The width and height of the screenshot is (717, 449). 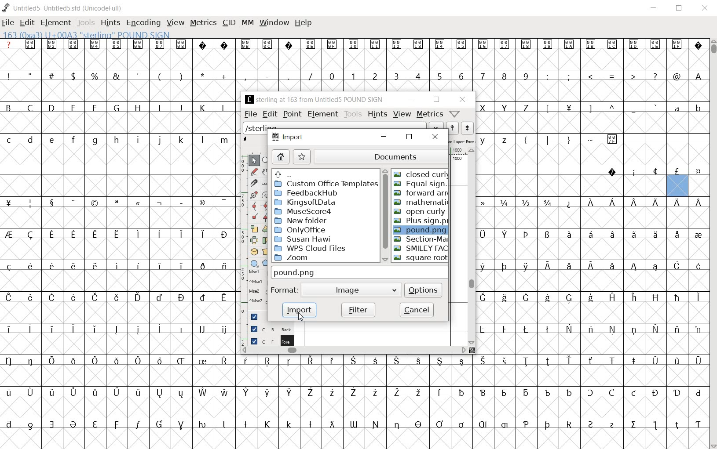 What do you see at coordinates (203, 297) in the screenshot?
I see `Symbol` at bounding box center [203, 297].